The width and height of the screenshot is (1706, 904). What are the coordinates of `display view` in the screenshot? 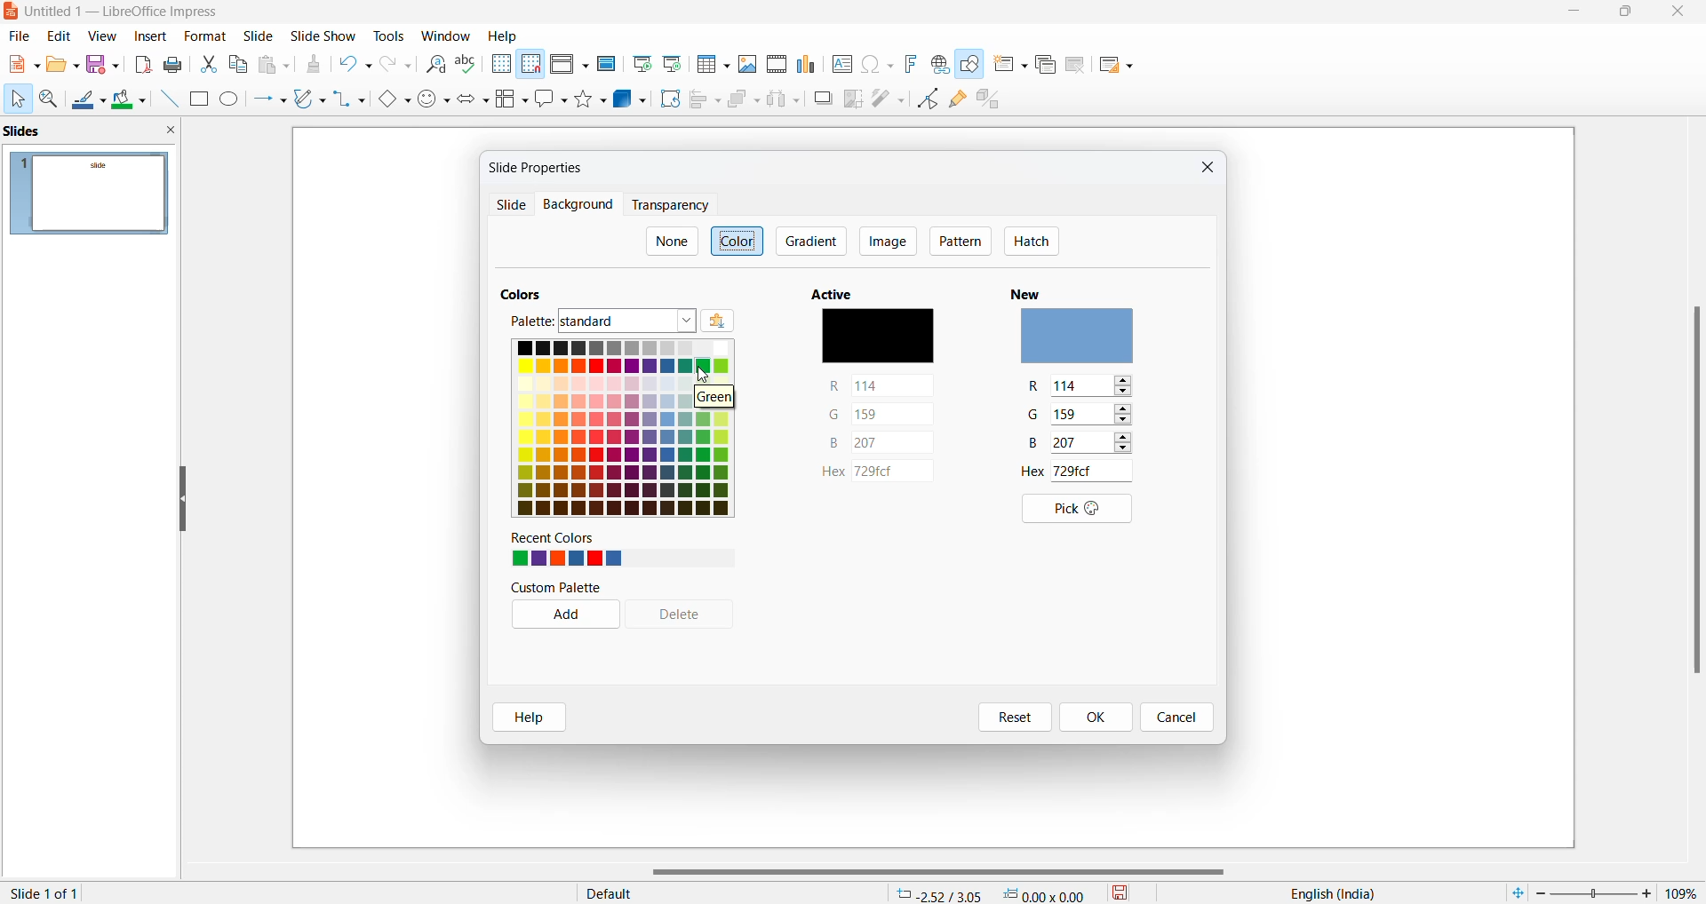 It's located at (570, 66).